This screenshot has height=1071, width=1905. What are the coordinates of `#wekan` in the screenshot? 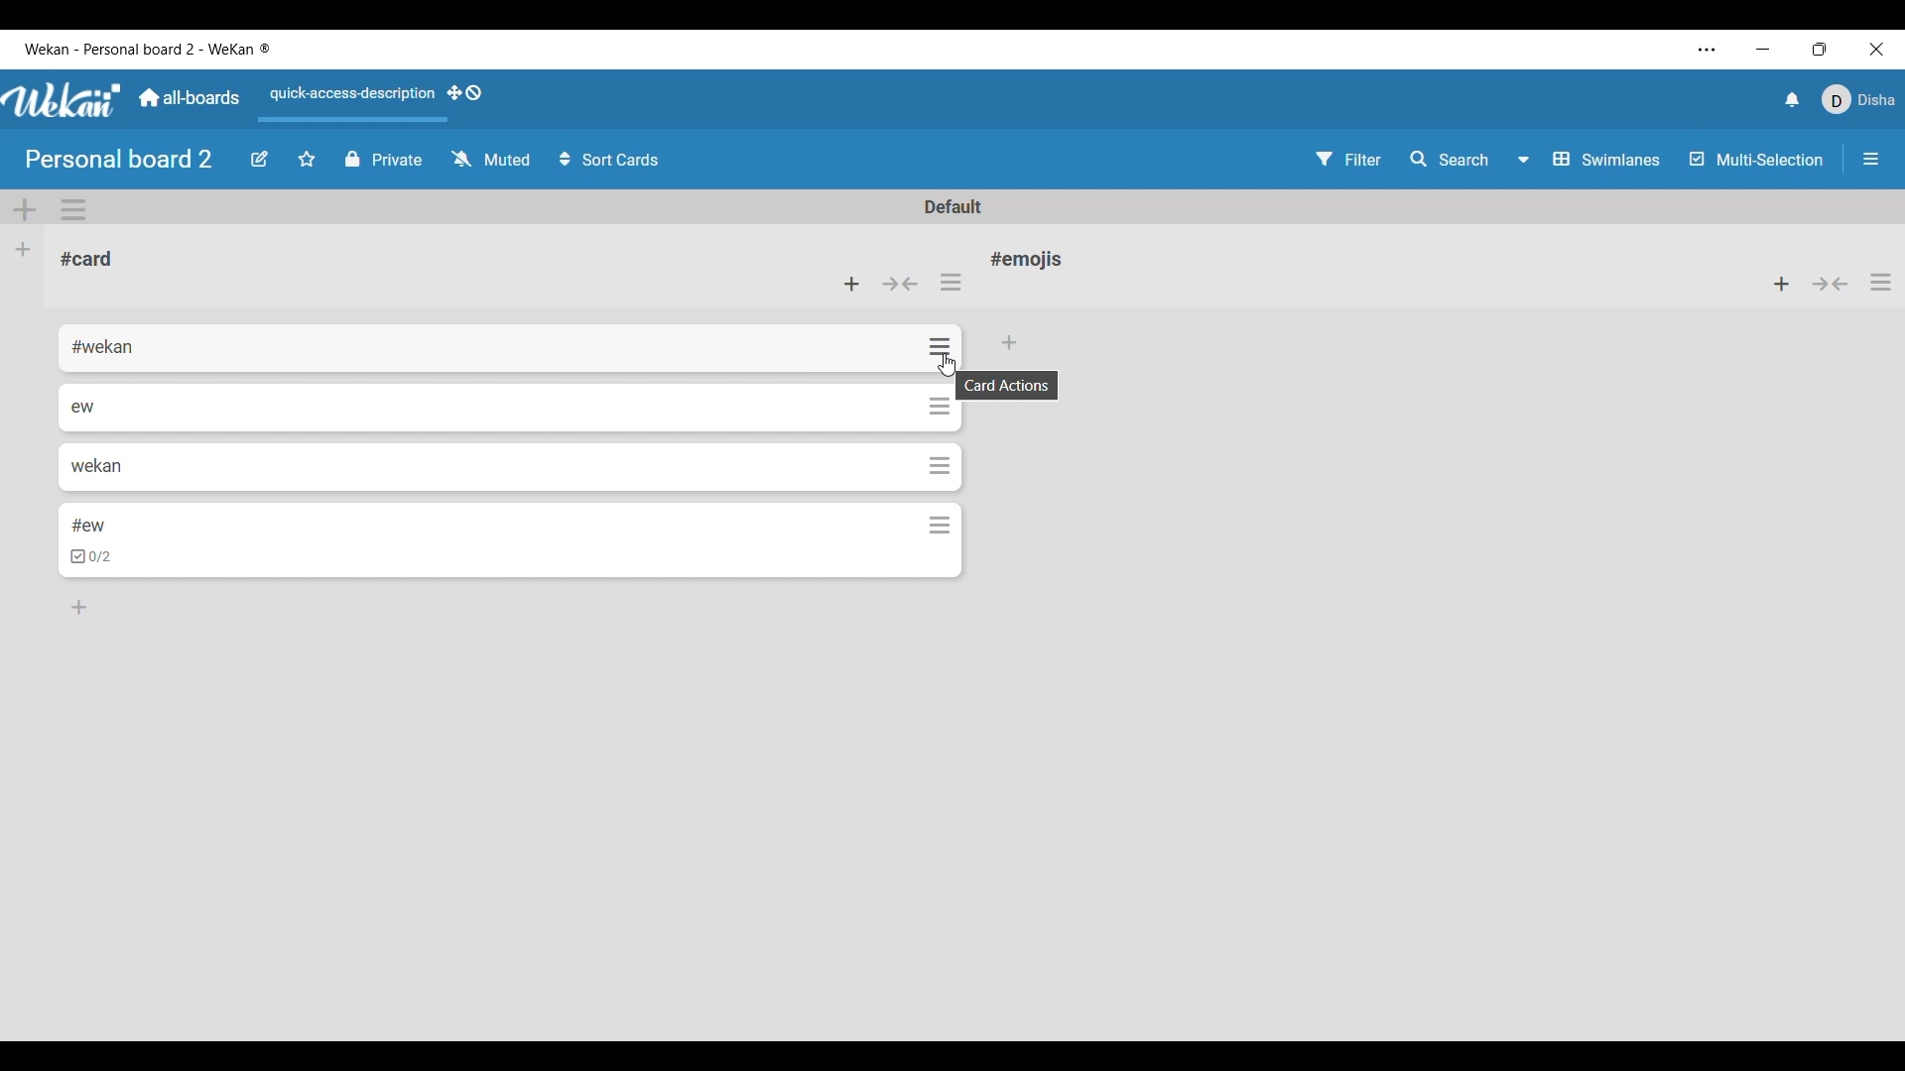 It's located at (105, 348).